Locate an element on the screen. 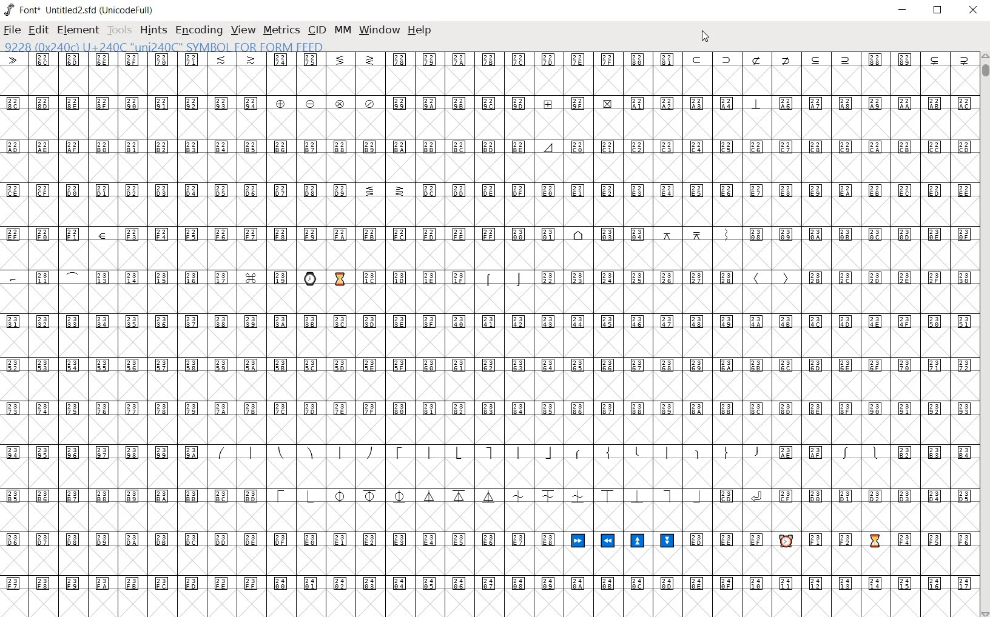  restore is located at coordinates (939, 10).